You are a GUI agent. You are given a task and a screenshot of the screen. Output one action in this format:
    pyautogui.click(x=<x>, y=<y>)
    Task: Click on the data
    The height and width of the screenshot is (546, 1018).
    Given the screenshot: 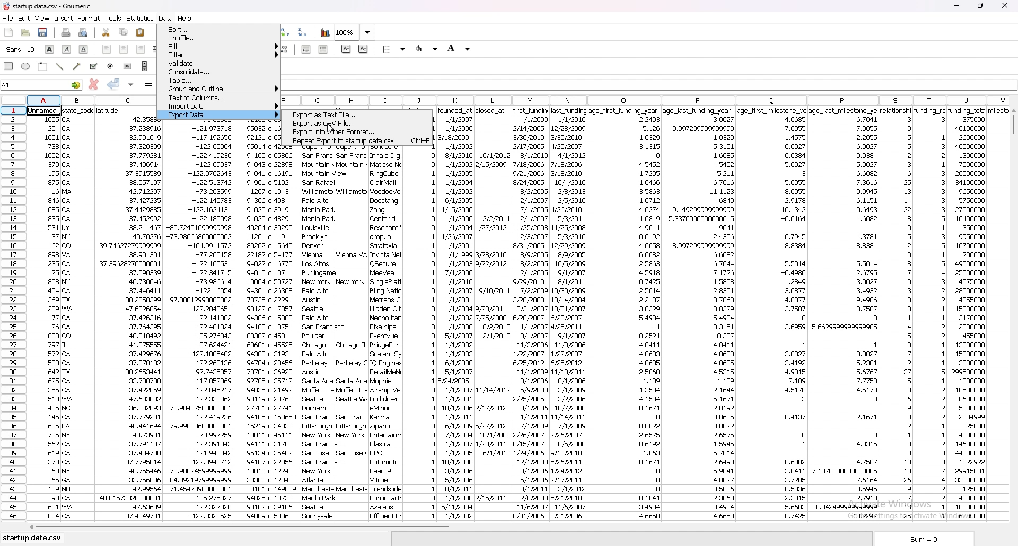 What is the action you would take?
    pyautogui.click(x=457, y=313)
    